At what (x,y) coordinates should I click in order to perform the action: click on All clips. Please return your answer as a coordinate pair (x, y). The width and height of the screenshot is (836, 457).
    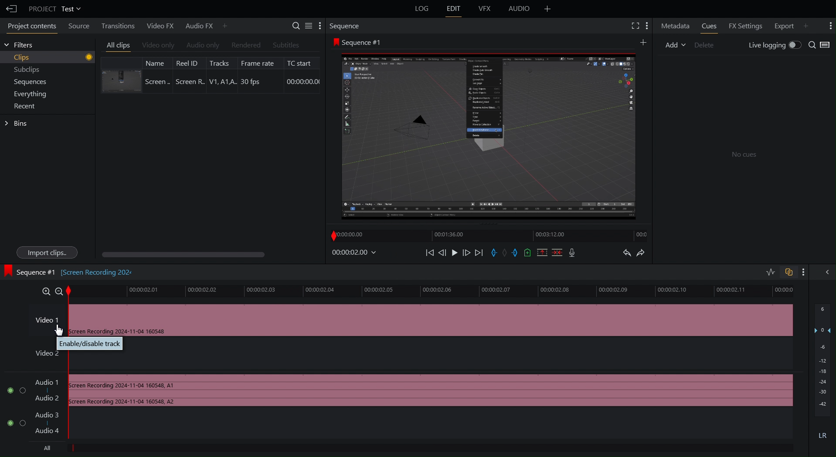
    Looking at the image, I should click on (116, 44).